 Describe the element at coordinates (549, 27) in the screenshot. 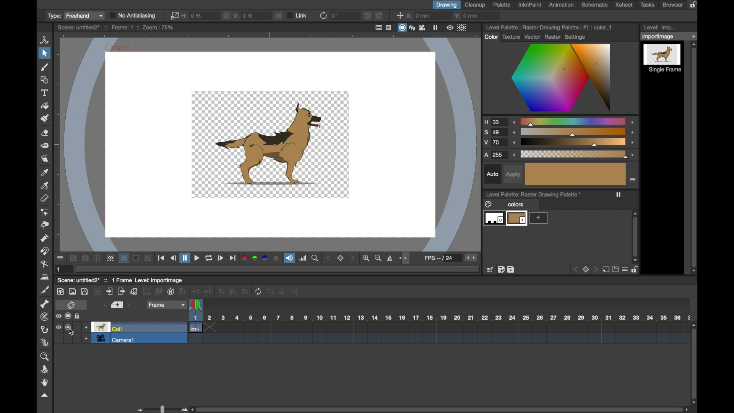

I see `Level Palette : Raster Drawing Palette | #1 : color_1` at that location.